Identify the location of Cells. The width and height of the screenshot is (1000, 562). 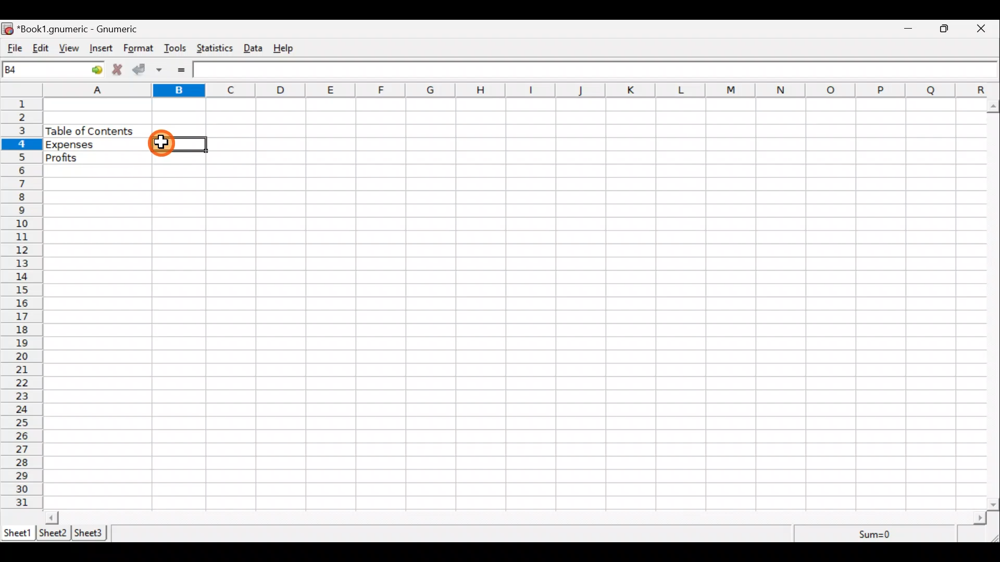
(597, 301).